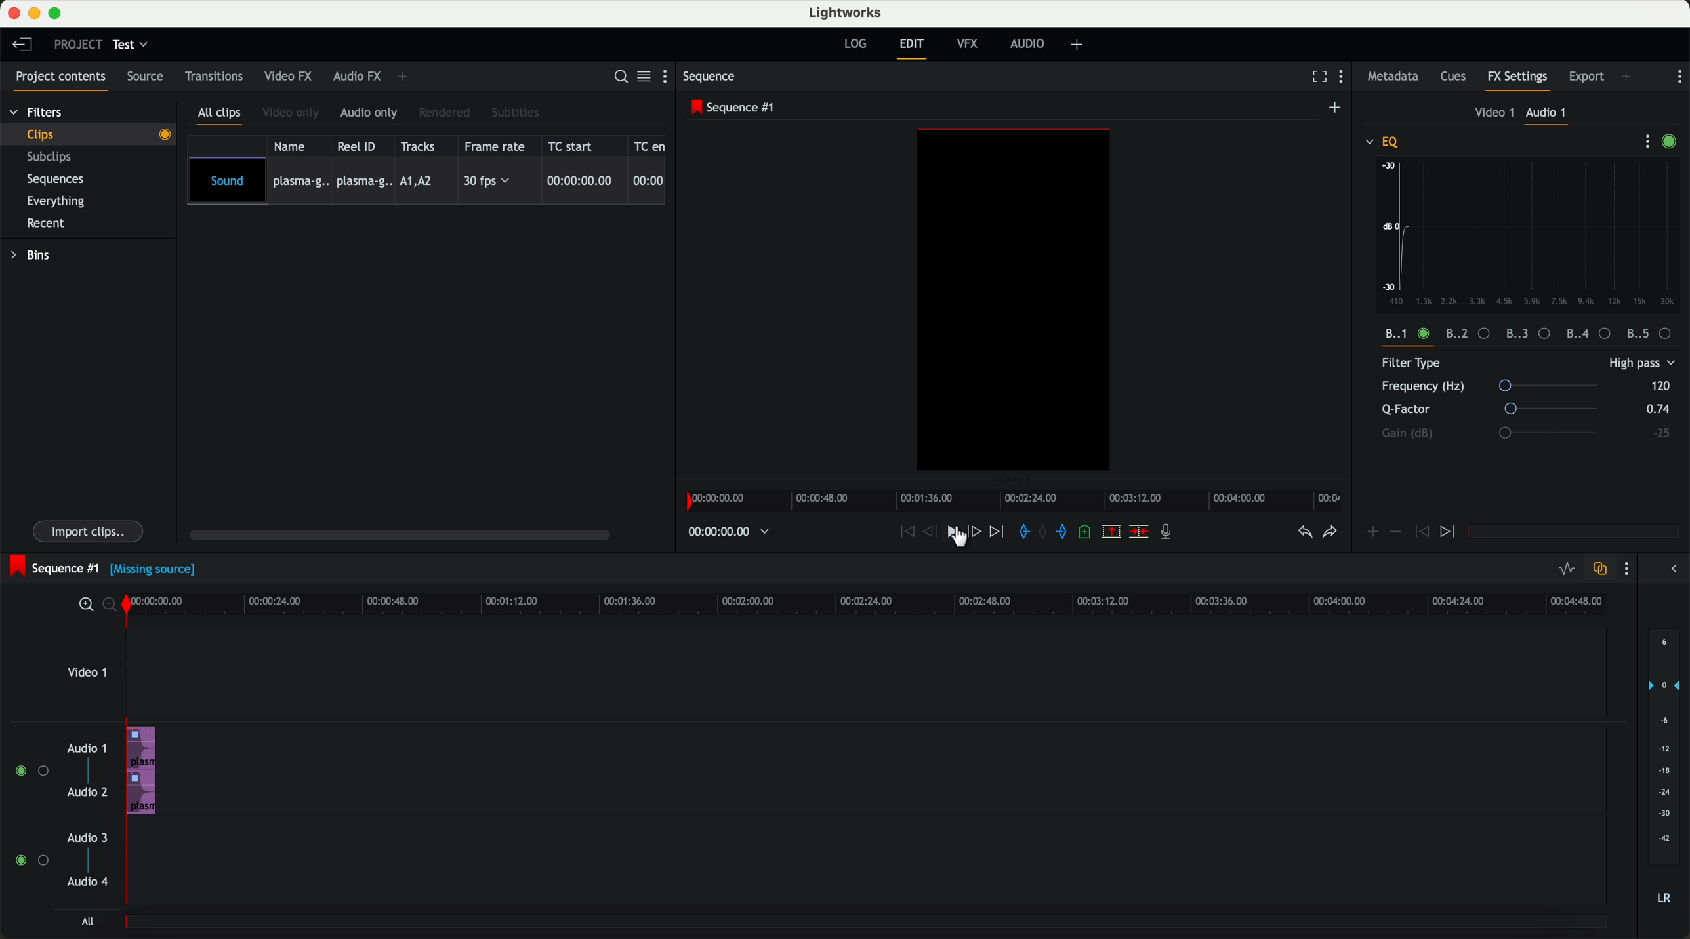 The height and width of the screenshot is (939, 1690). What do you see at coordinates (1664, 775) in the screenshot?
I see `audio output level` at bounding box center [1664, 775].